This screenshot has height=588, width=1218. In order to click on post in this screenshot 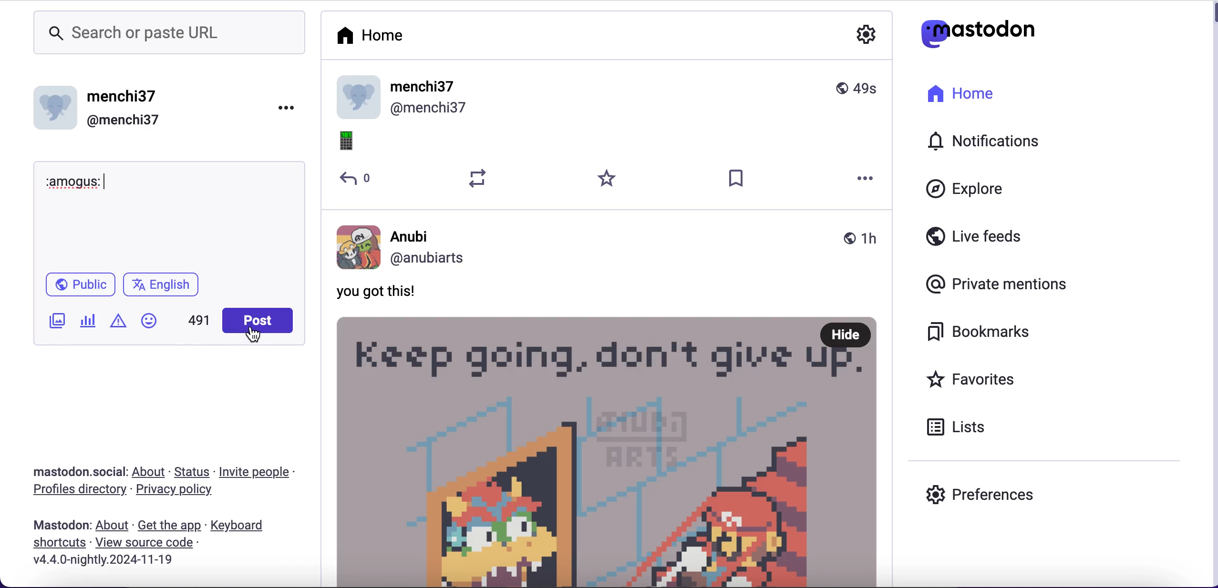, I will do `click(610, 450)`.